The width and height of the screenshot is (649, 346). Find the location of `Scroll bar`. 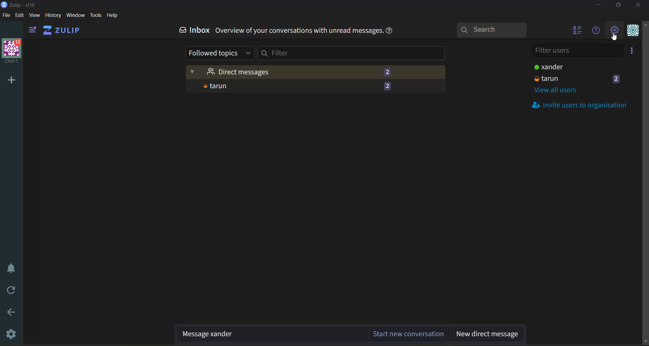

Scroll bar is located at coordinates (645, 184).